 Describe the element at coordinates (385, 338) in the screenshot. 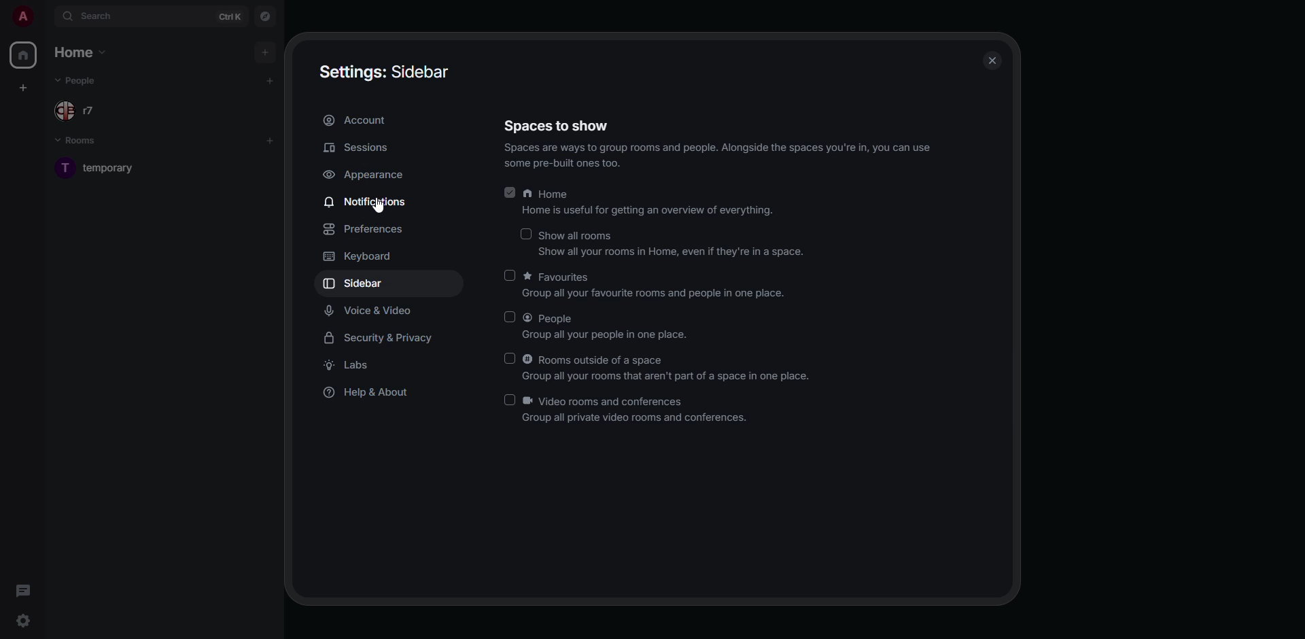

I see `security & privacy` at that location.